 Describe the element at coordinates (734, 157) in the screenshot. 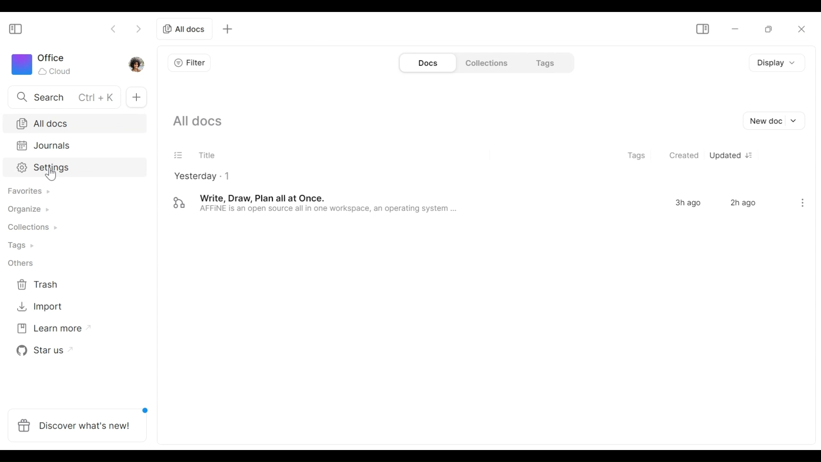

I see `Updated` at that location.